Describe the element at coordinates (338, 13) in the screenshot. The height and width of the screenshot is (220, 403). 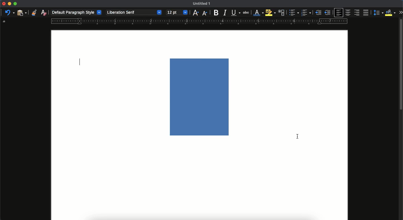
I see `left aligned` at that location.